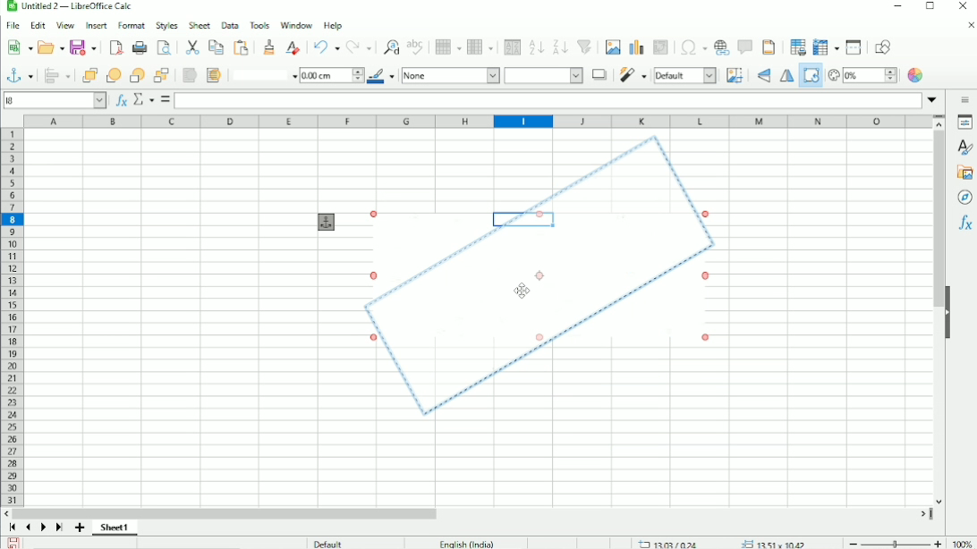  Describe the element at coordinates (327, 222) in the screenshot. I see `Anchor` at that location.